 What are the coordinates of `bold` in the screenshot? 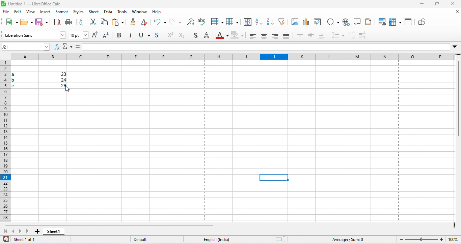 It's located at (121, 35).